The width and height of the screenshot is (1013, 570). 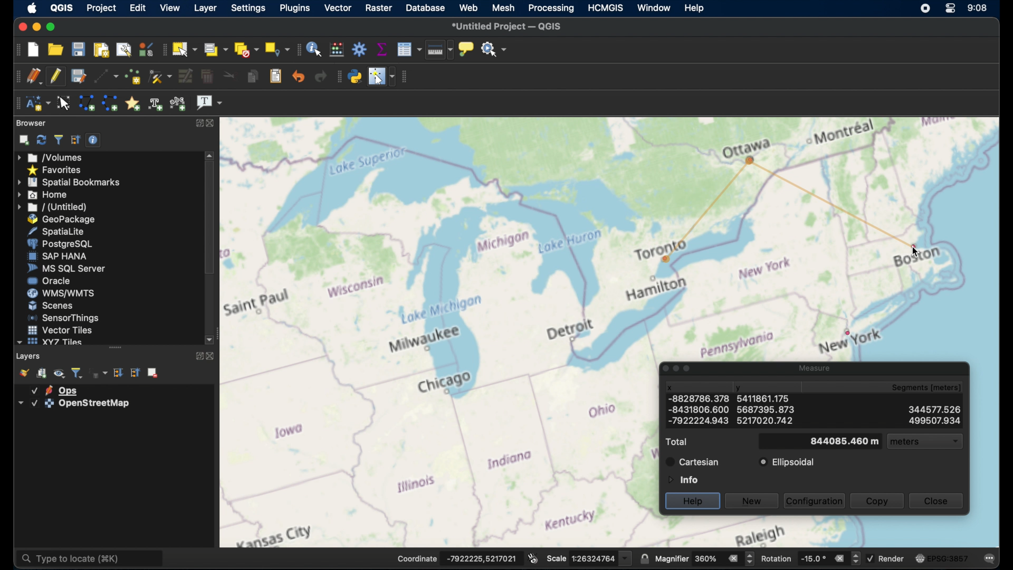 I want to click on toggle extents and mouse position display, so click(x=533, y=557).